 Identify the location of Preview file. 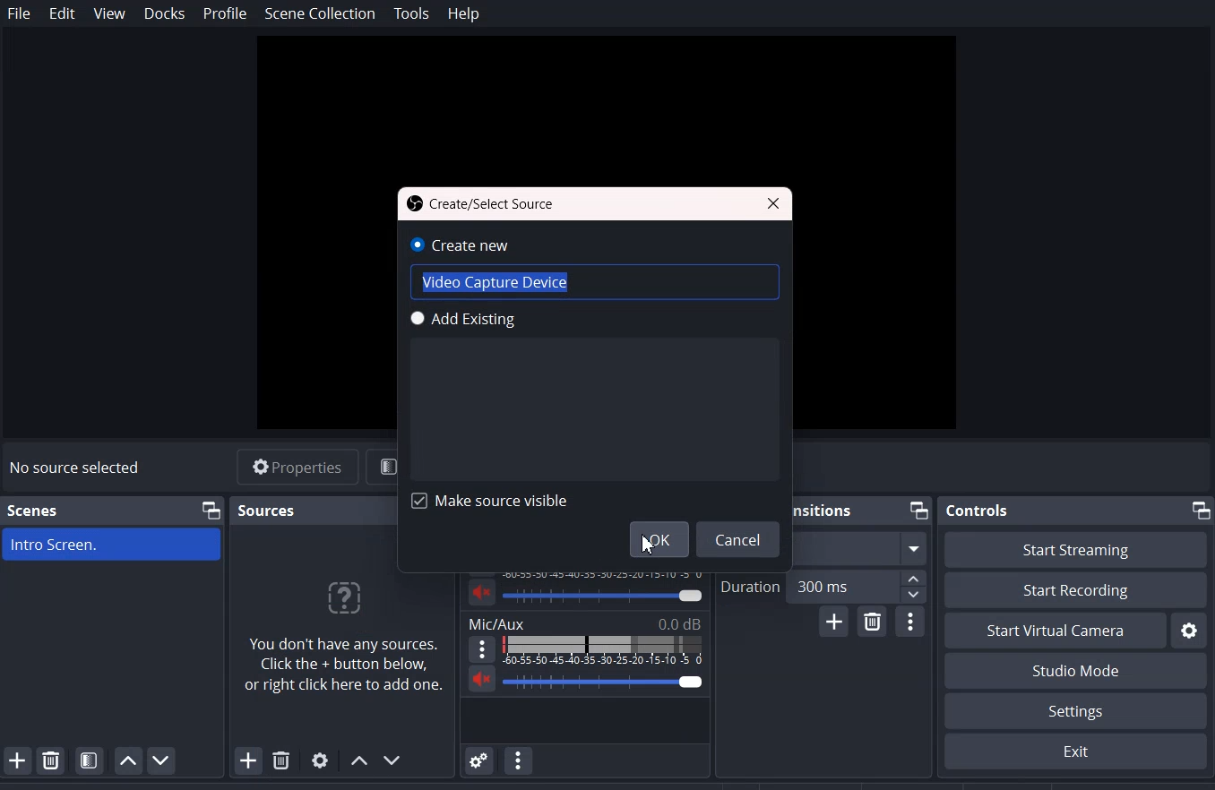
(611, 107).